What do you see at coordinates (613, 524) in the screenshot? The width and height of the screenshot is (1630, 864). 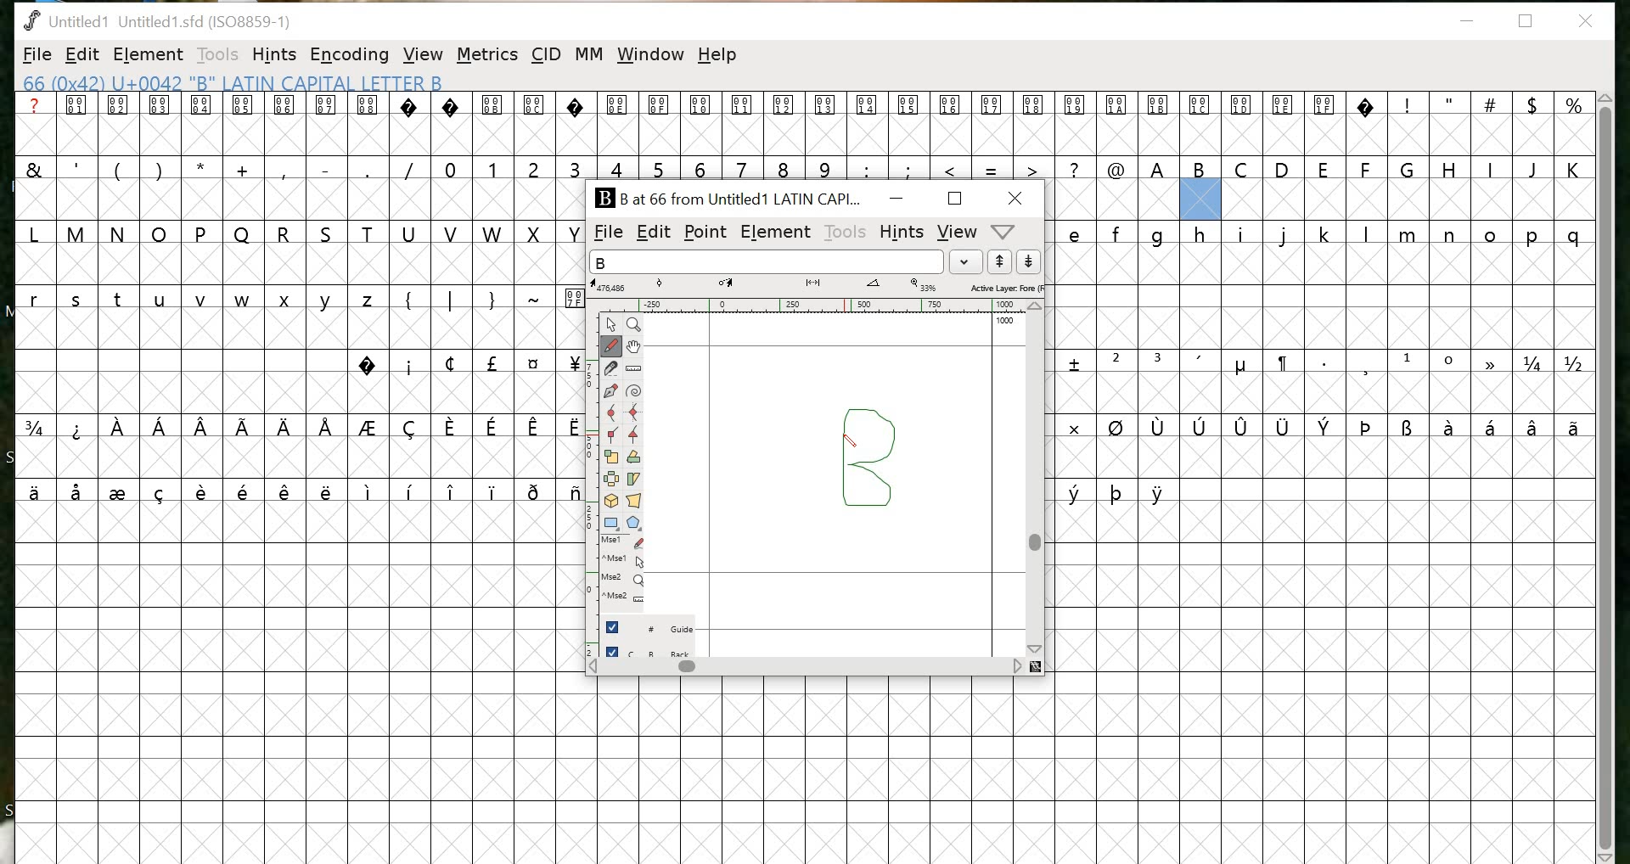 I see `Rectangle/ellipse` at bounding box center [613, 524].